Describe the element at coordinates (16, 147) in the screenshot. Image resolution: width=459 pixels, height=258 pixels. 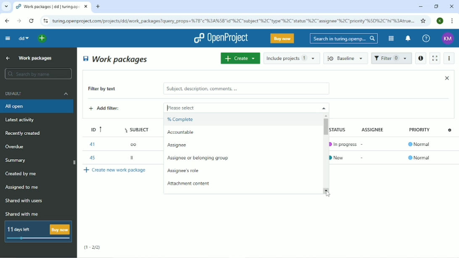
I see `Overdue` at that location.